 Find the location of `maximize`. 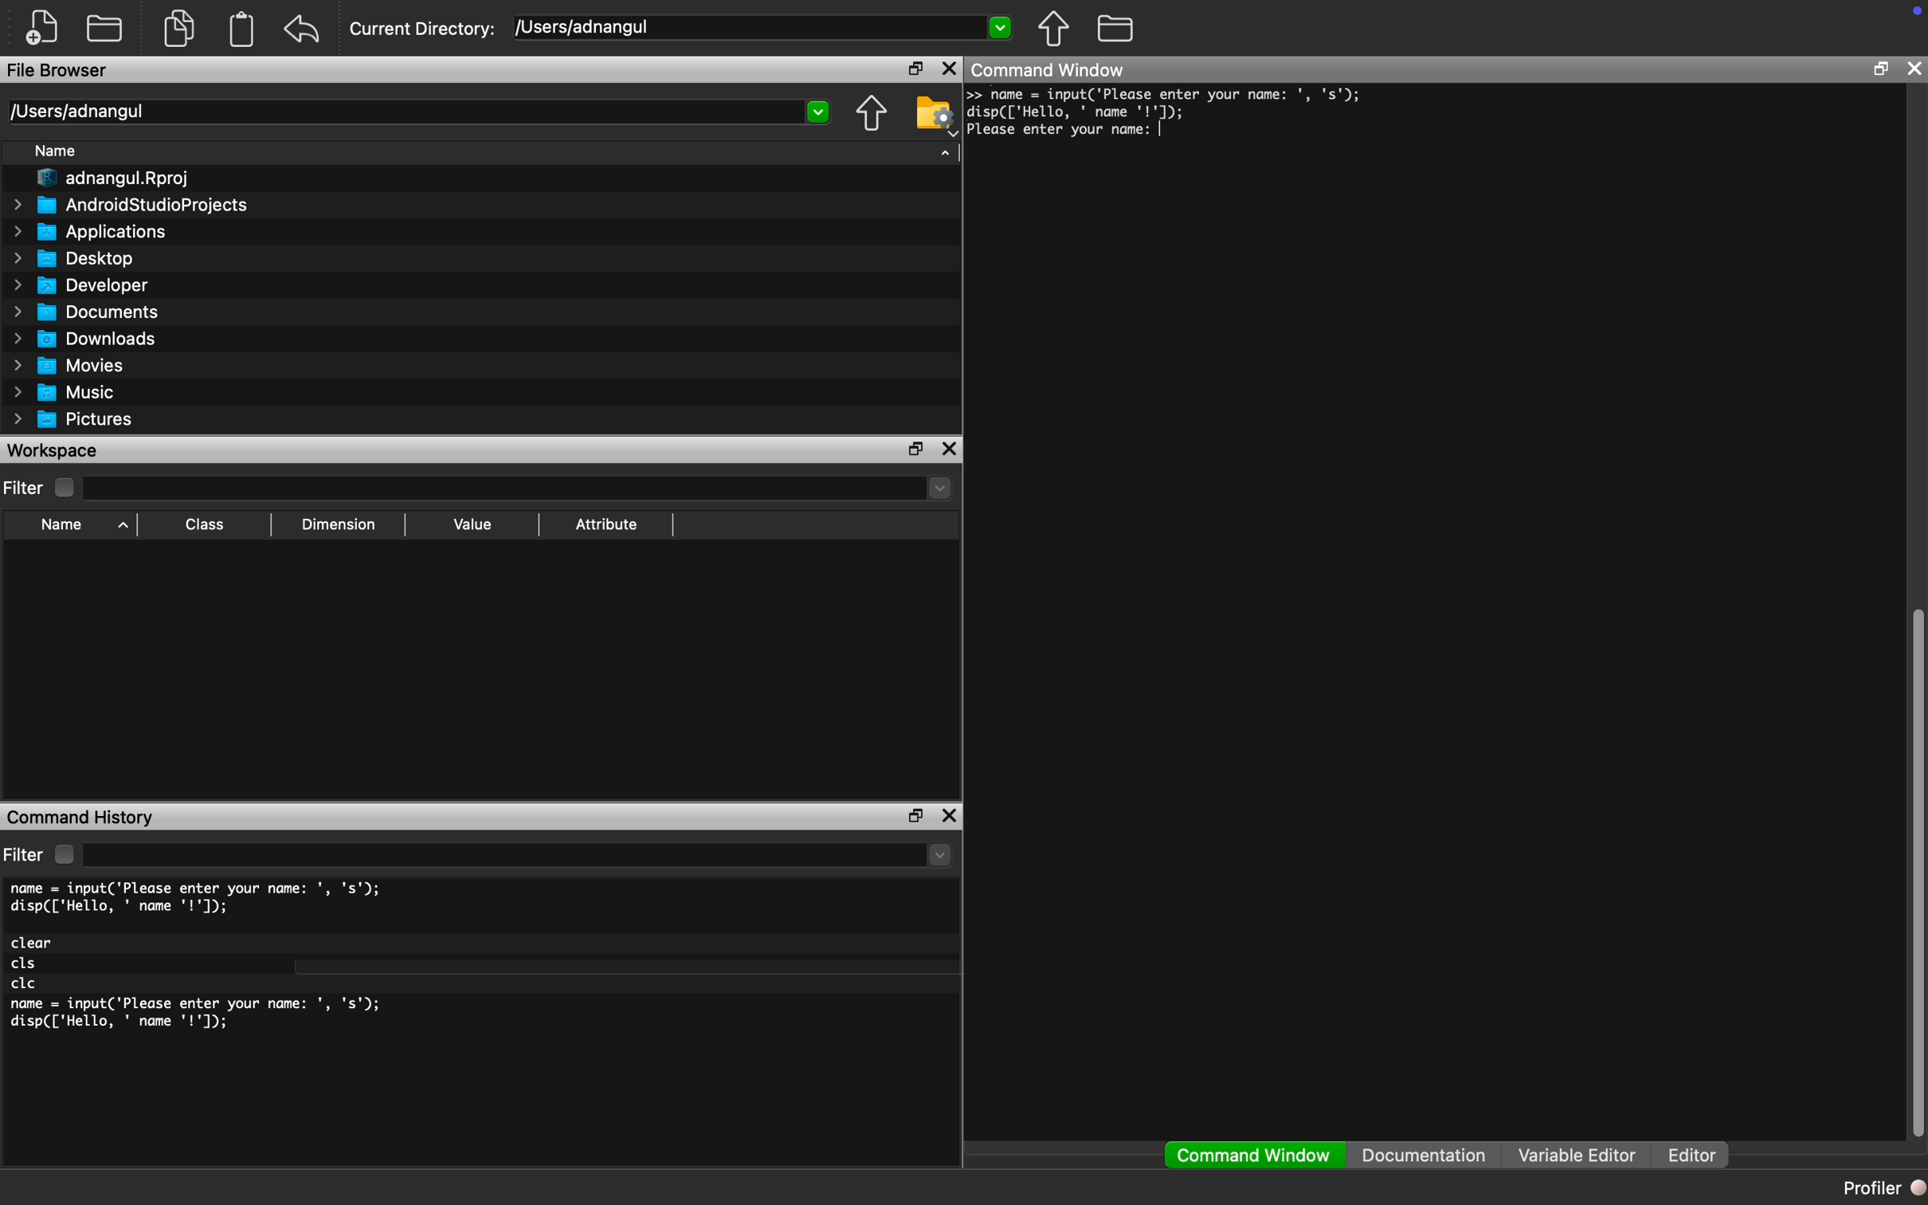

maximize is located at coordinates (915, 448).